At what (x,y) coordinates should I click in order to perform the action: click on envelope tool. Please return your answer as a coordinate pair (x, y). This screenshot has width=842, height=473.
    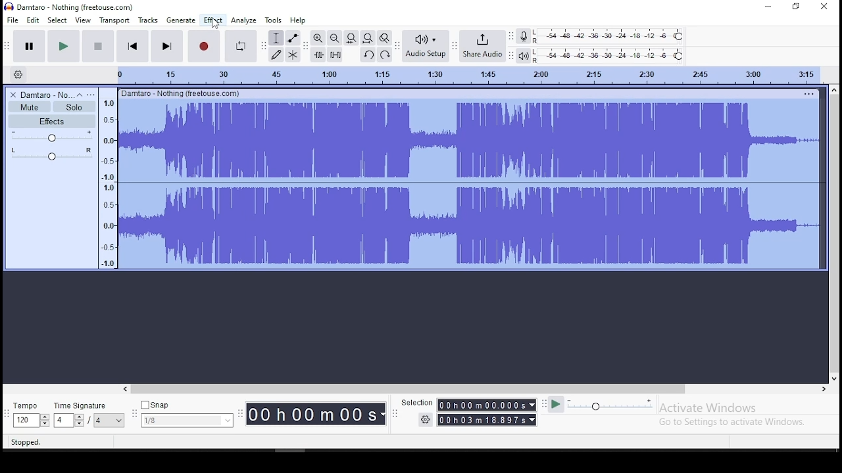
    Looking at the image, I should click on (292, 37).